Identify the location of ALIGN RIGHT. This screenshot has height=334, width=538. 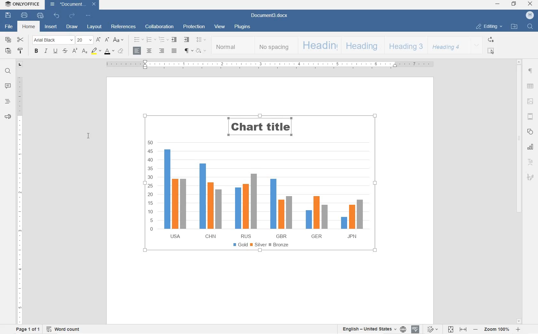
(162, 51).